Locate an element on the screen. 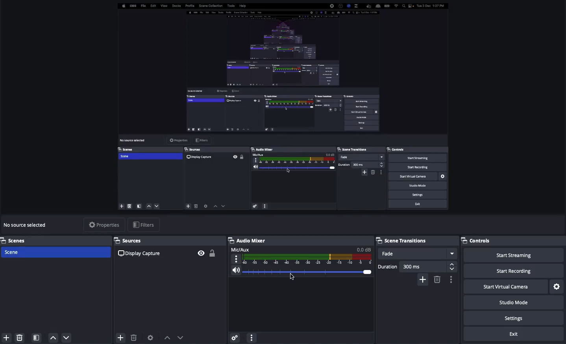 This screenshot has width=566, height=344. Properties is located at coordinates (104, 224).